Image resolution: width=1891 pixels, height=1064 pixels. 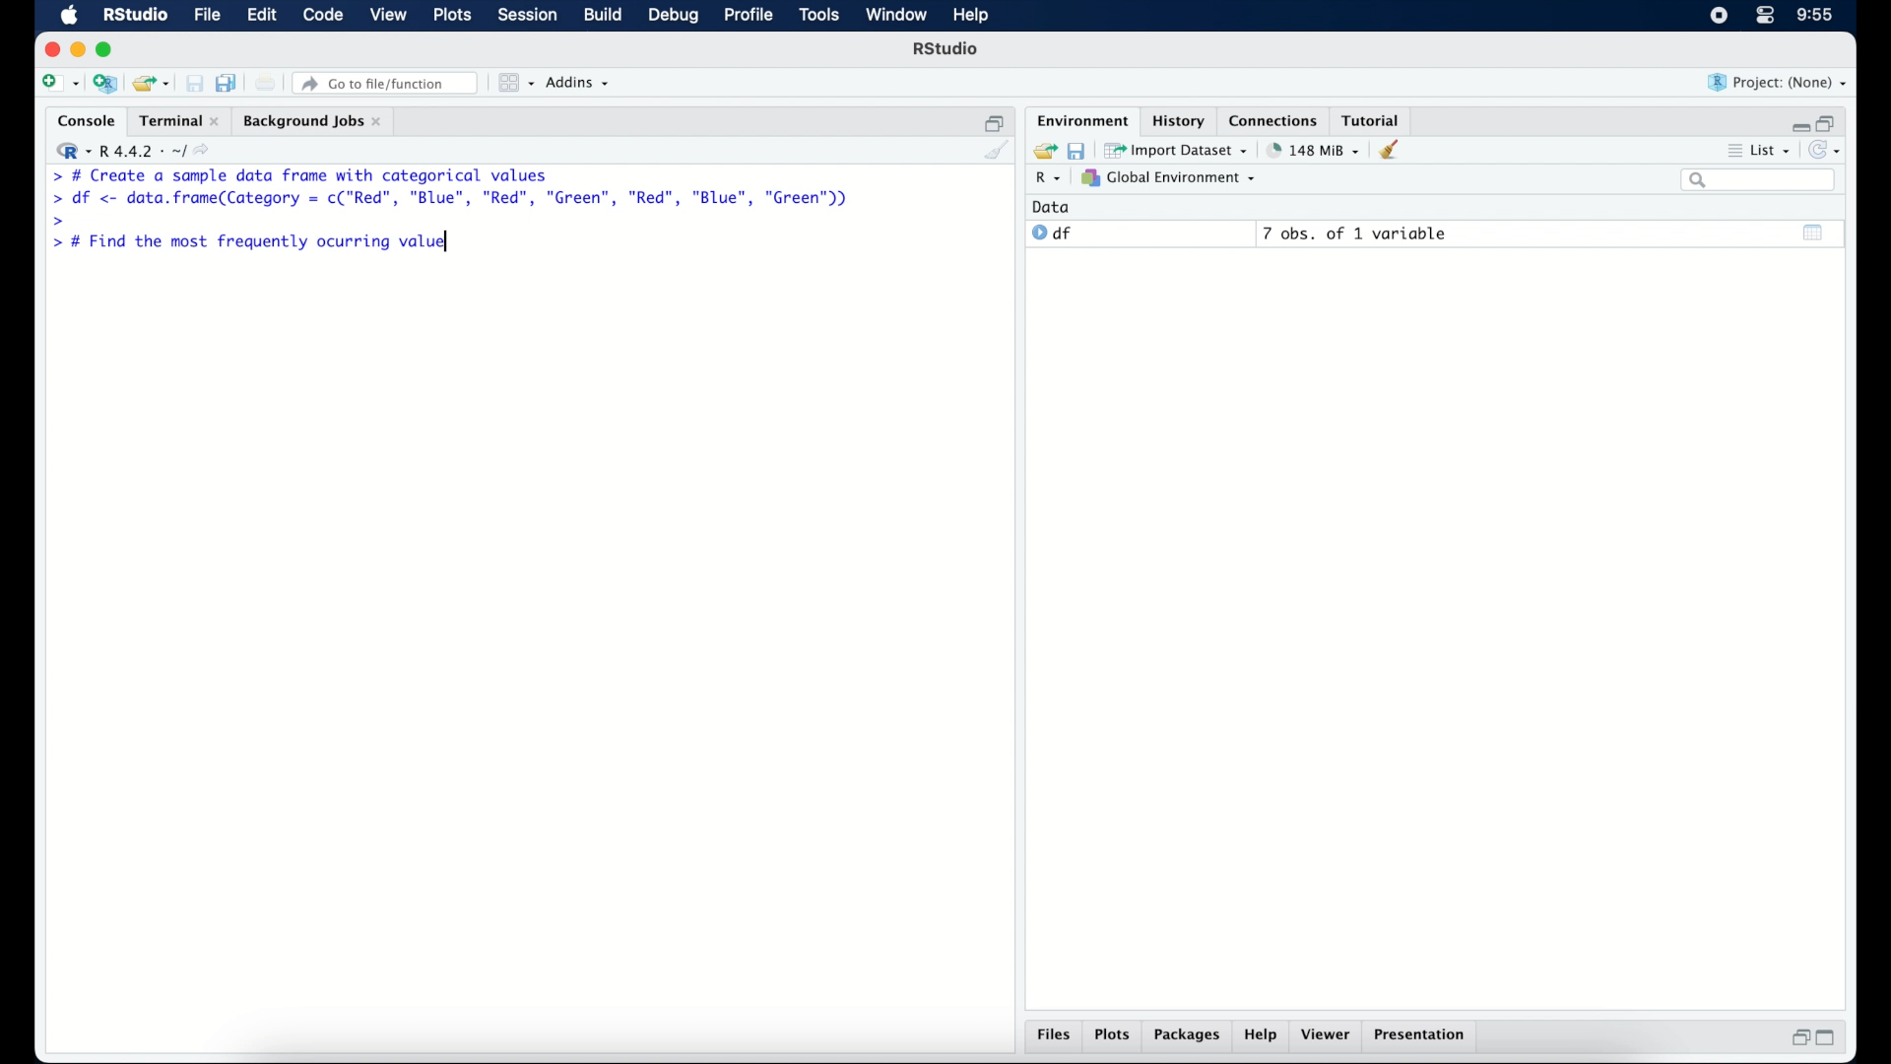 What do you see at coordinates (1731, 149) in the screenshot?
I see `more options` at bounding box center [1731, 149].